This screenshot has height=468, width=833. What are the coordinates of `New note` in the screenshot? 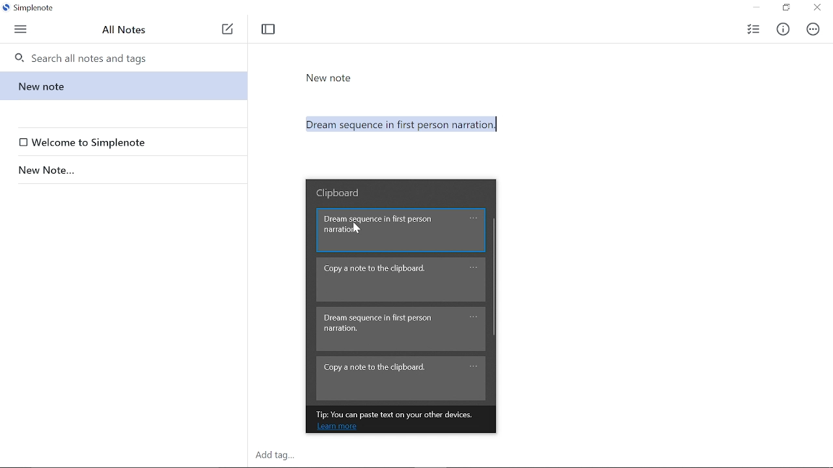 It's located at (122, 86).